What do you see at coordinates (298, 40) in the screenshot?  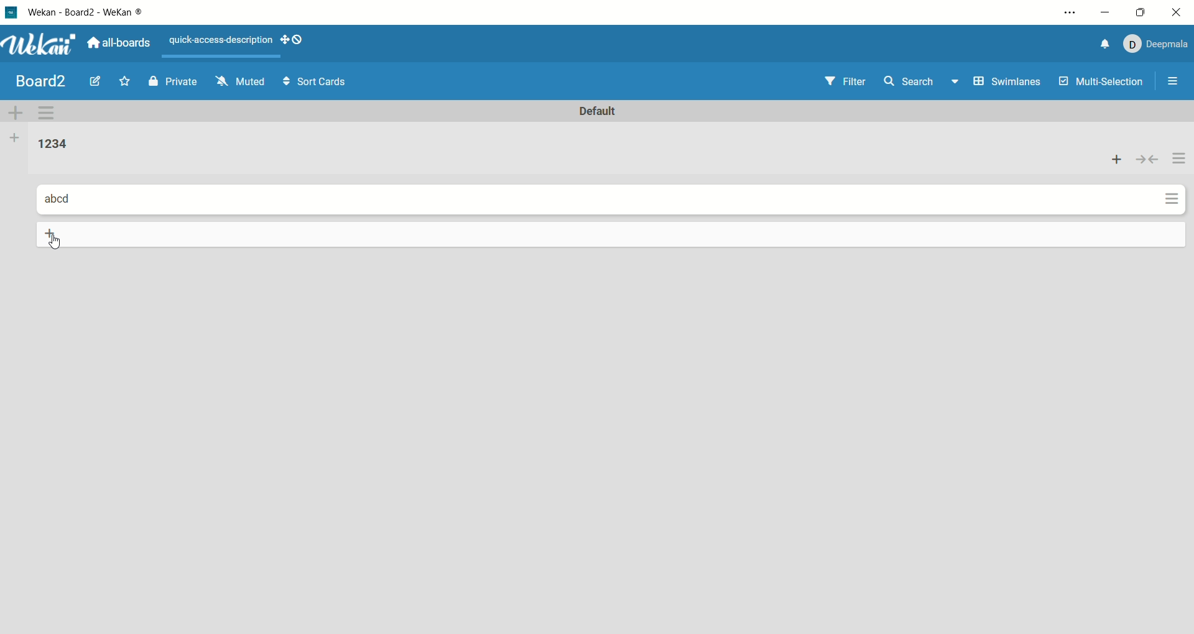 I see `show-desktop-drag-handles` at bounding box center [298, 40].